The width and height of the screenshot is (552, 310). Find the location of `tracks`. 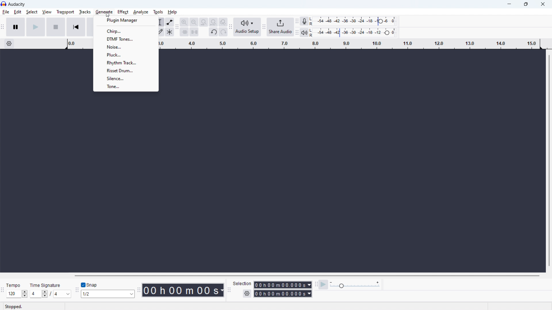

tracks is located at coordinates (85, 12).